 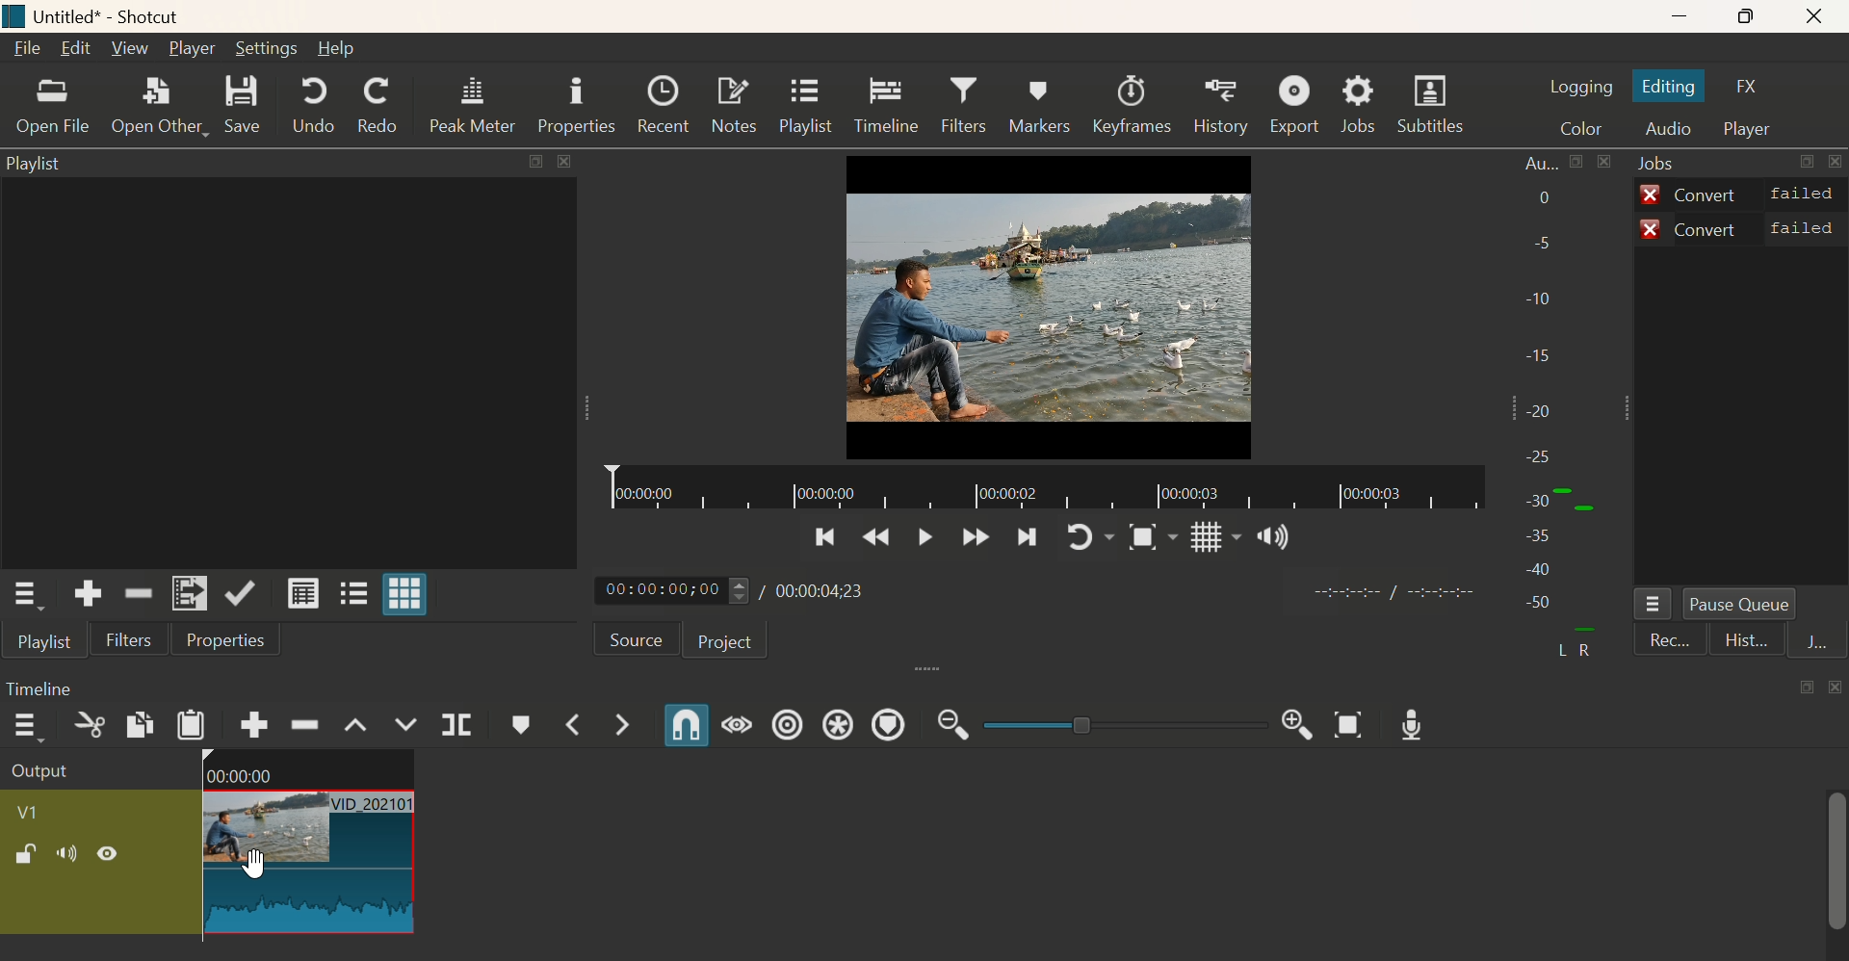 I want to click on Jobs, so click(x=1366, y=104).